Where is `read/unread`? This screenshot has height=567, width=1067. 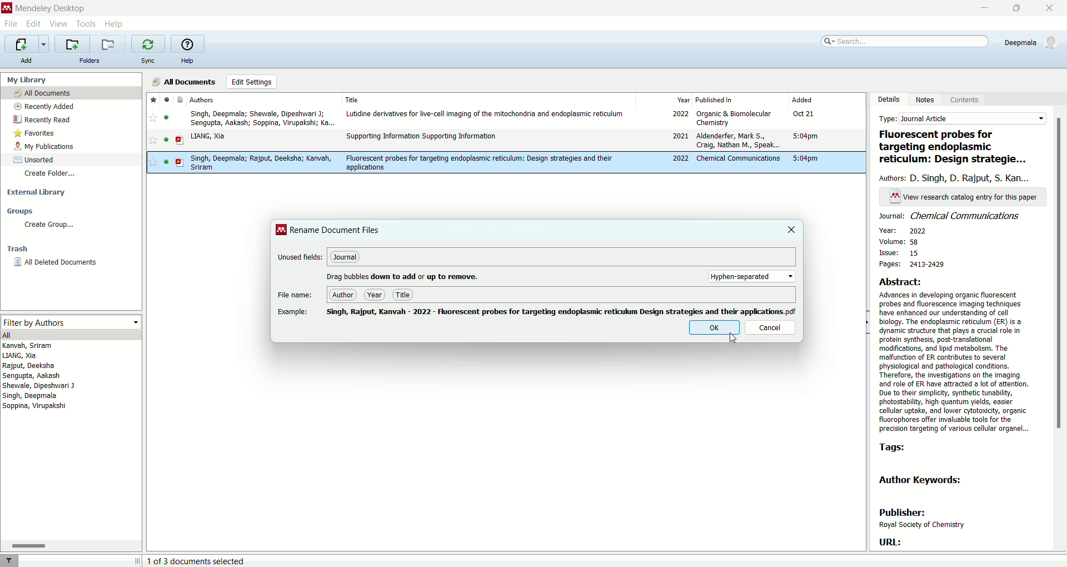 read/unread is located at coordinates (166, 141).